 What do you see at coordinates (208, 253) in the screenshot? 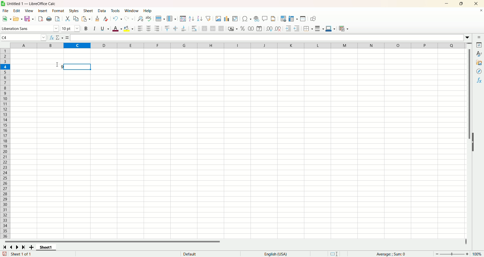
I see `Default` at bounding box center [208, 253].